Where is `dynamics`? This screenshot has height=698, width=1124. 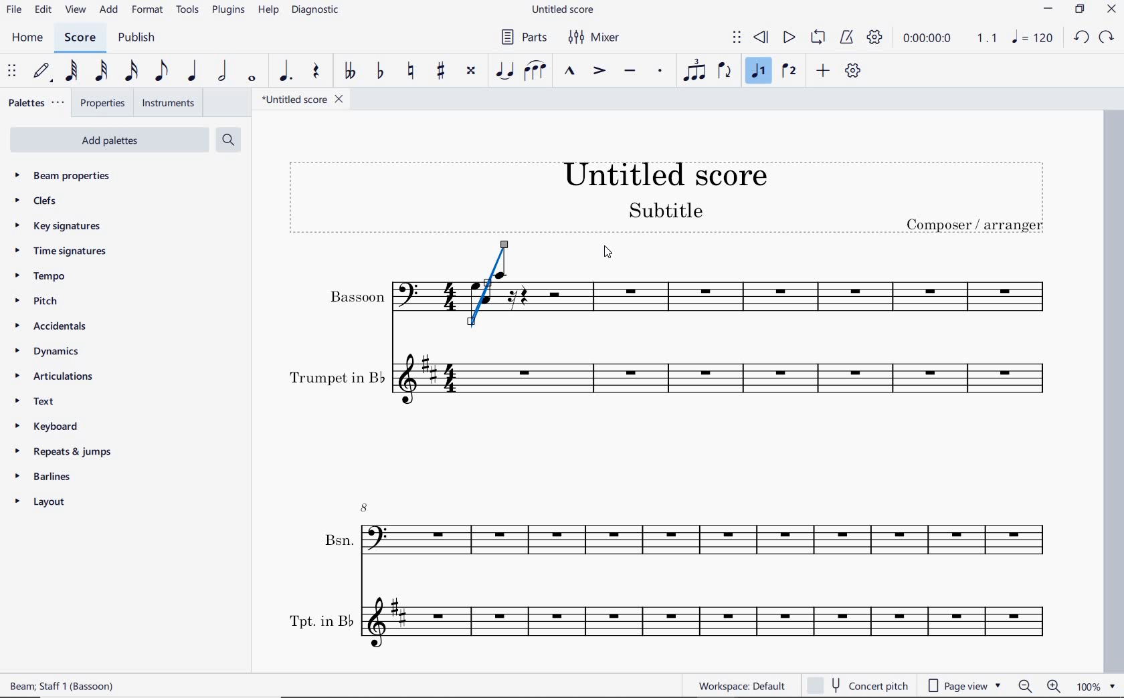
dynamics is located at coordinates (49, 350).